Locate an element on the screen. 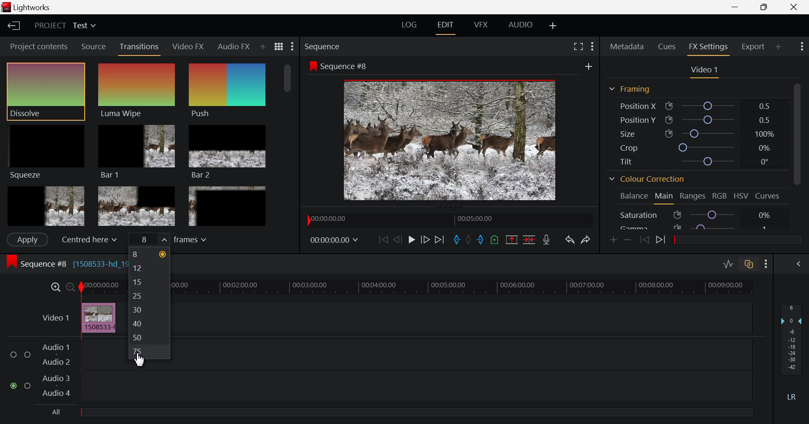 This screenshot has width=809, height=424. Timeline is located at coordinates (463, 288).